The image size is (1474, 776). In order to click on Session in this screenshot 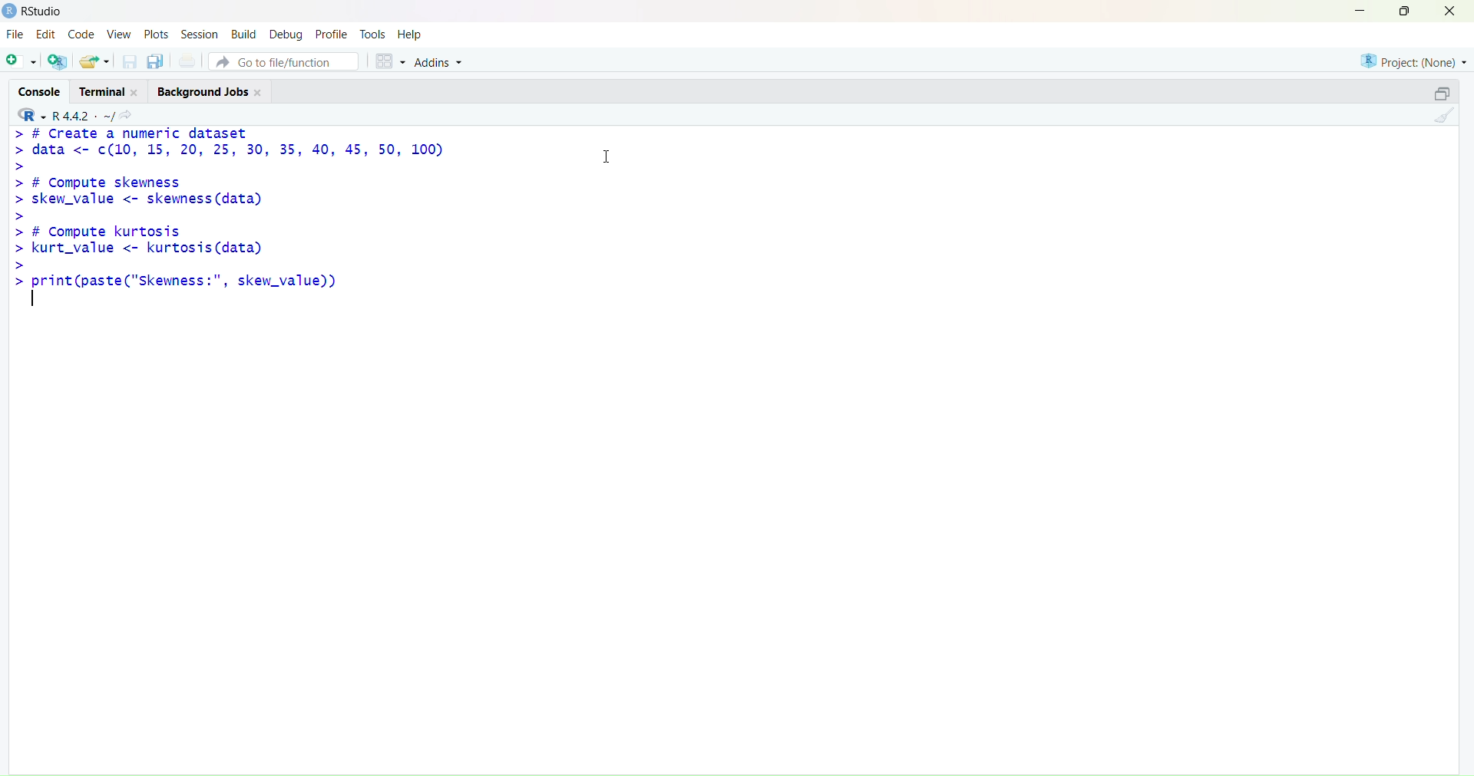, I will do `click(200, 34)`.